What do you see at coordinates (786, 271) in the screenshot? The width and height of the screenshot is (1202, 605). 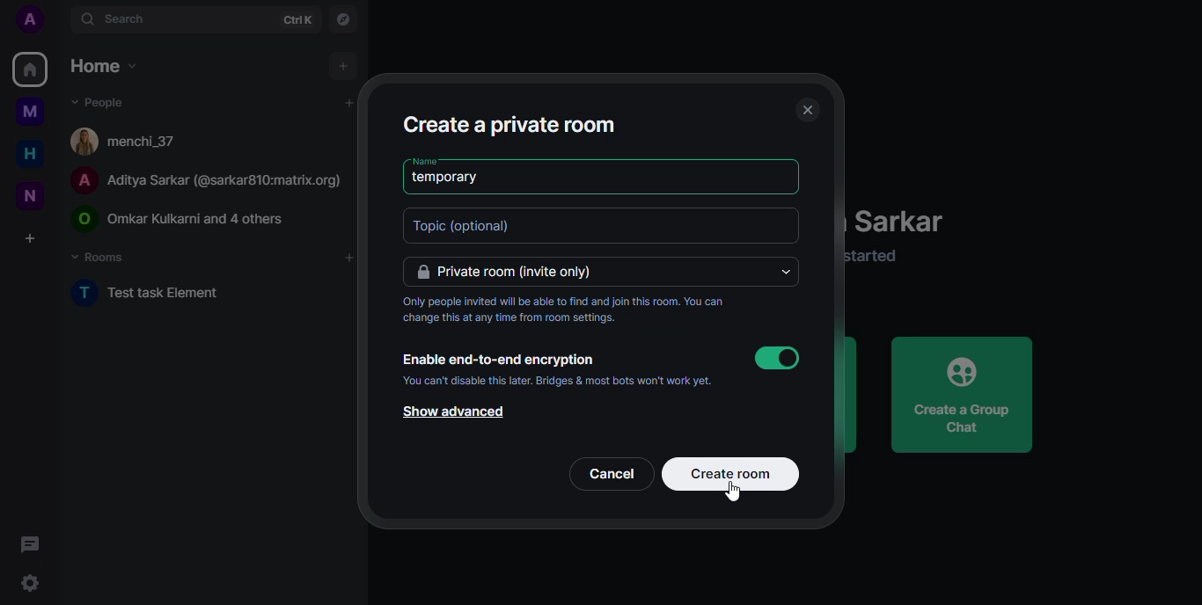 I see `drop down` at bounding box center [786, 271].